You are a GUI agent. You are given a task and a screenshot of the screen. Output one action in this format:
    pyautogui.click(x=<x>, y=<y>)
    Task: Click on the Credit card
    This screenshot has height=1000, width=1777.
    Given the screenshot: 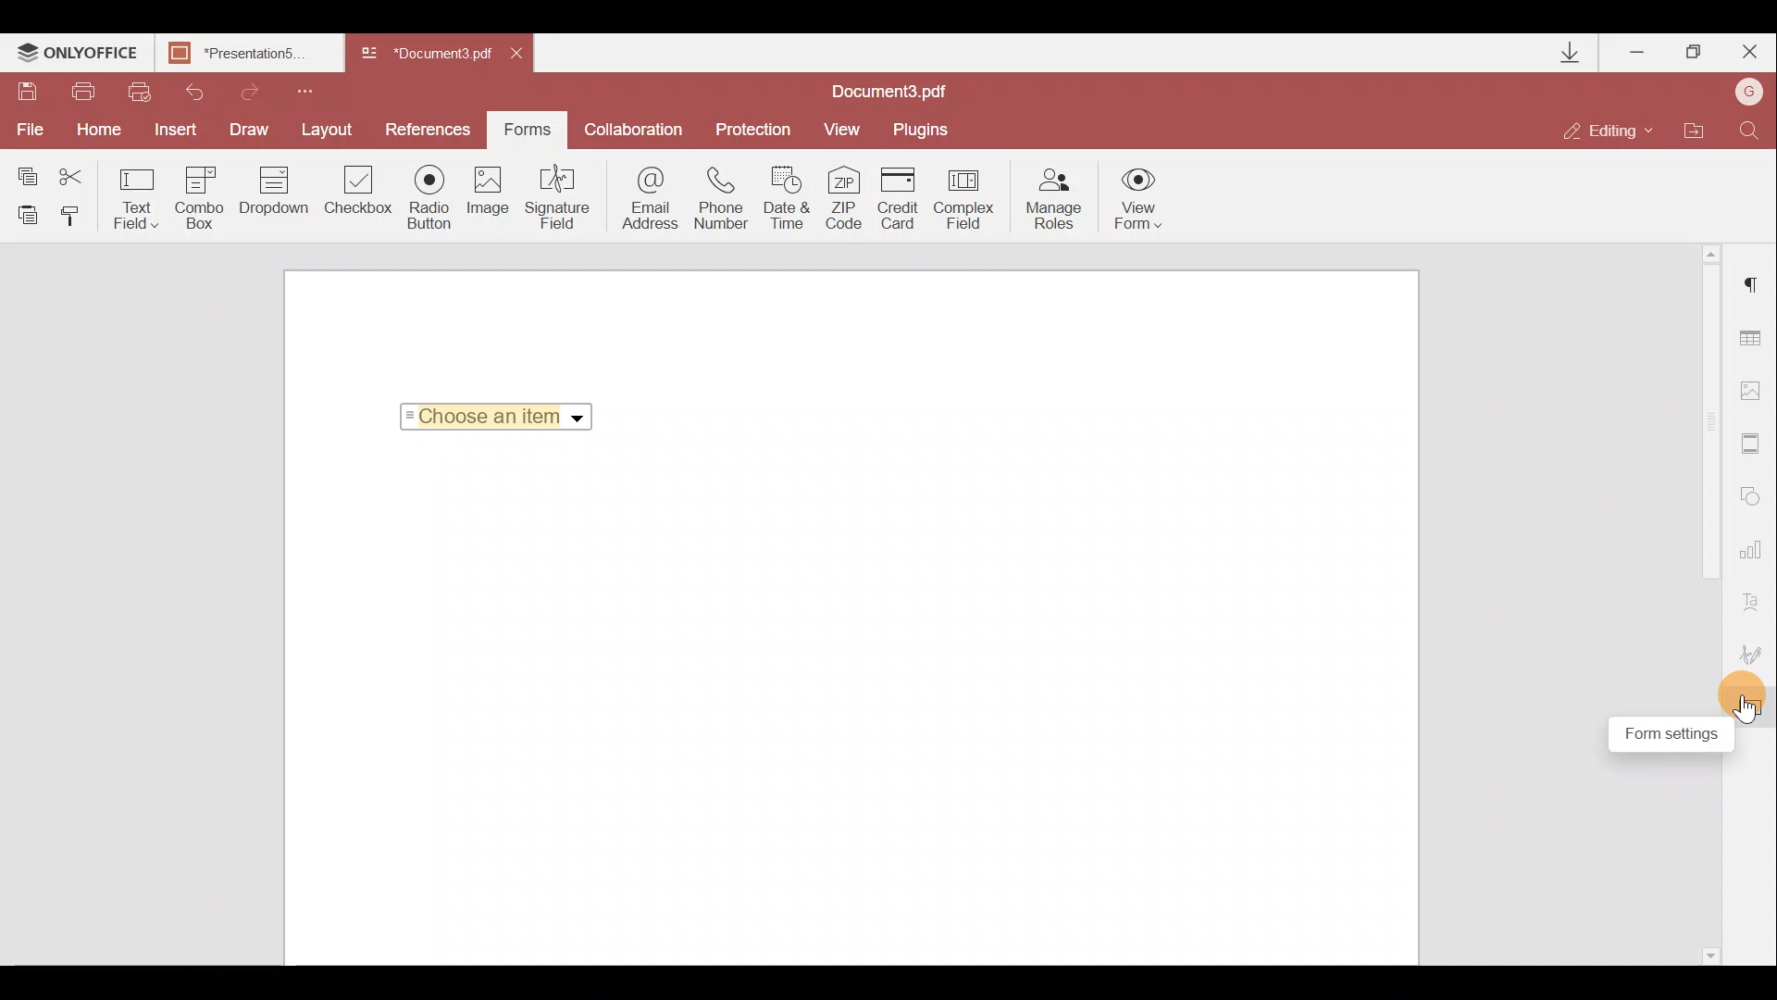 What is the action you would take?
    pyautogui.click(x=903, y=195)
    